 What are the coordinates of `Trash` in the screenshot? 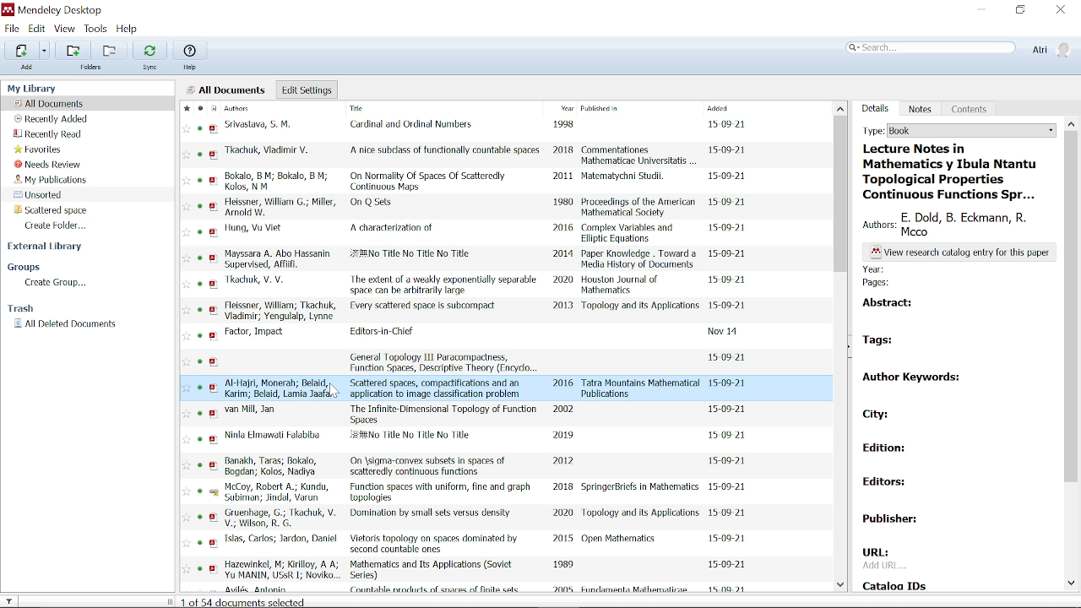 It's located at (25, 309).